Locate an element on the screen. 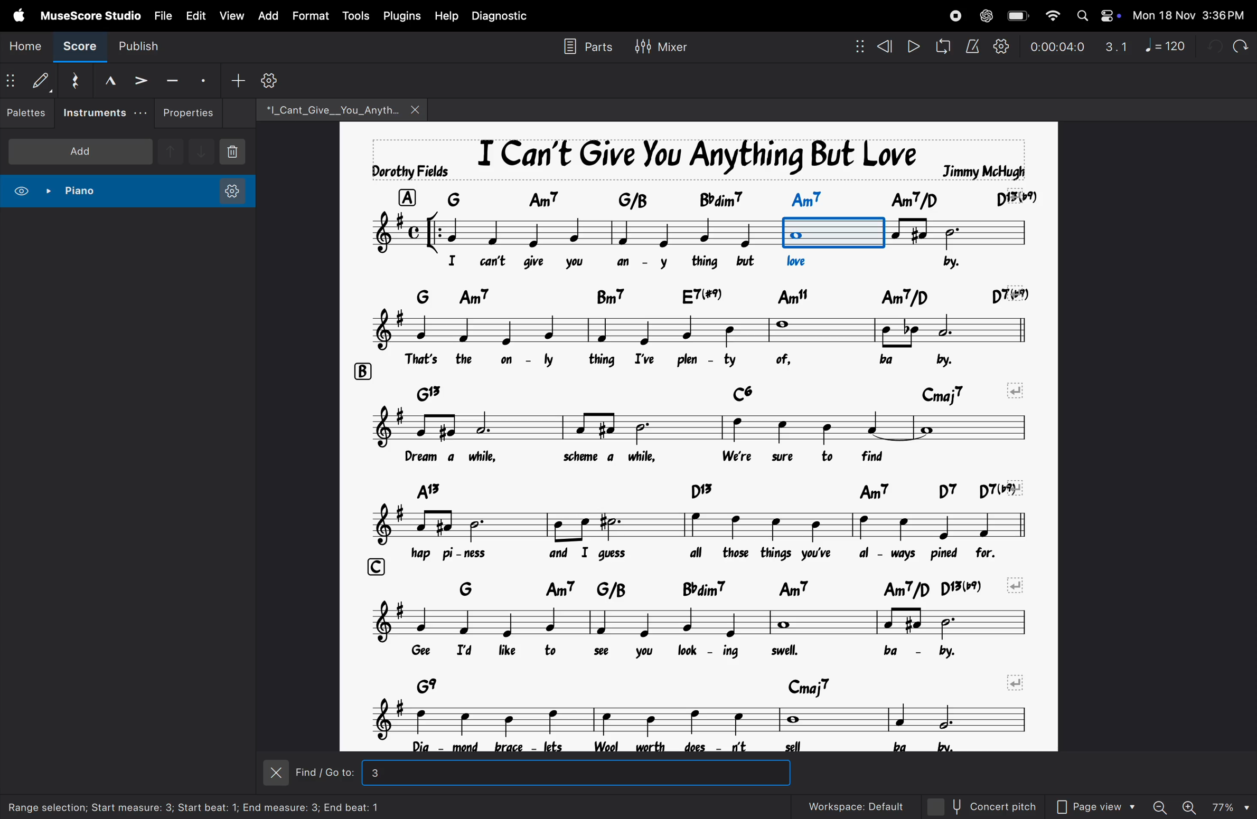  notes is located at coordinates (707, 426).